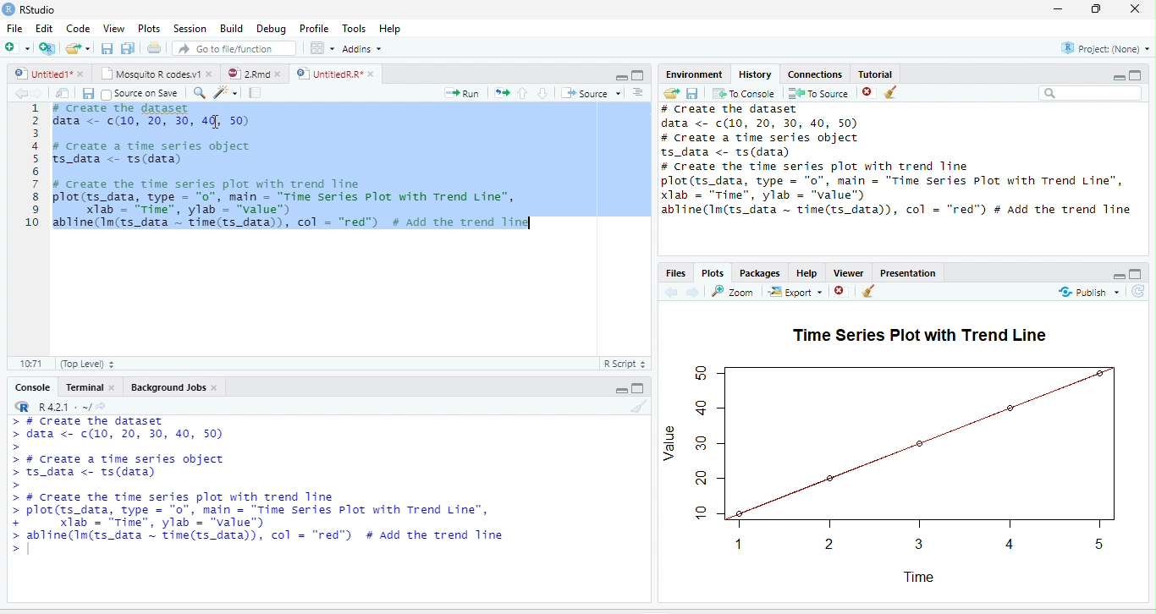 The image size is (1156, 614). I want to click on restore, so click(1097, 9).